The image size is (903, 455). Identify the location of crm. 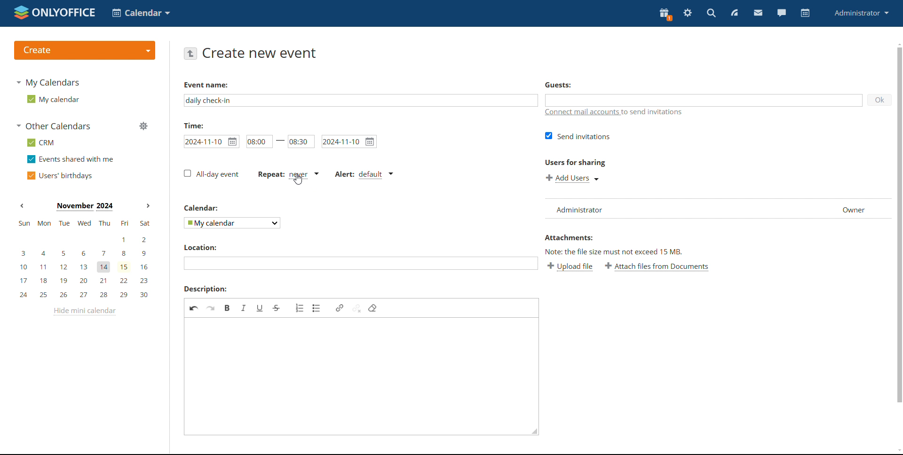
(39, 142).